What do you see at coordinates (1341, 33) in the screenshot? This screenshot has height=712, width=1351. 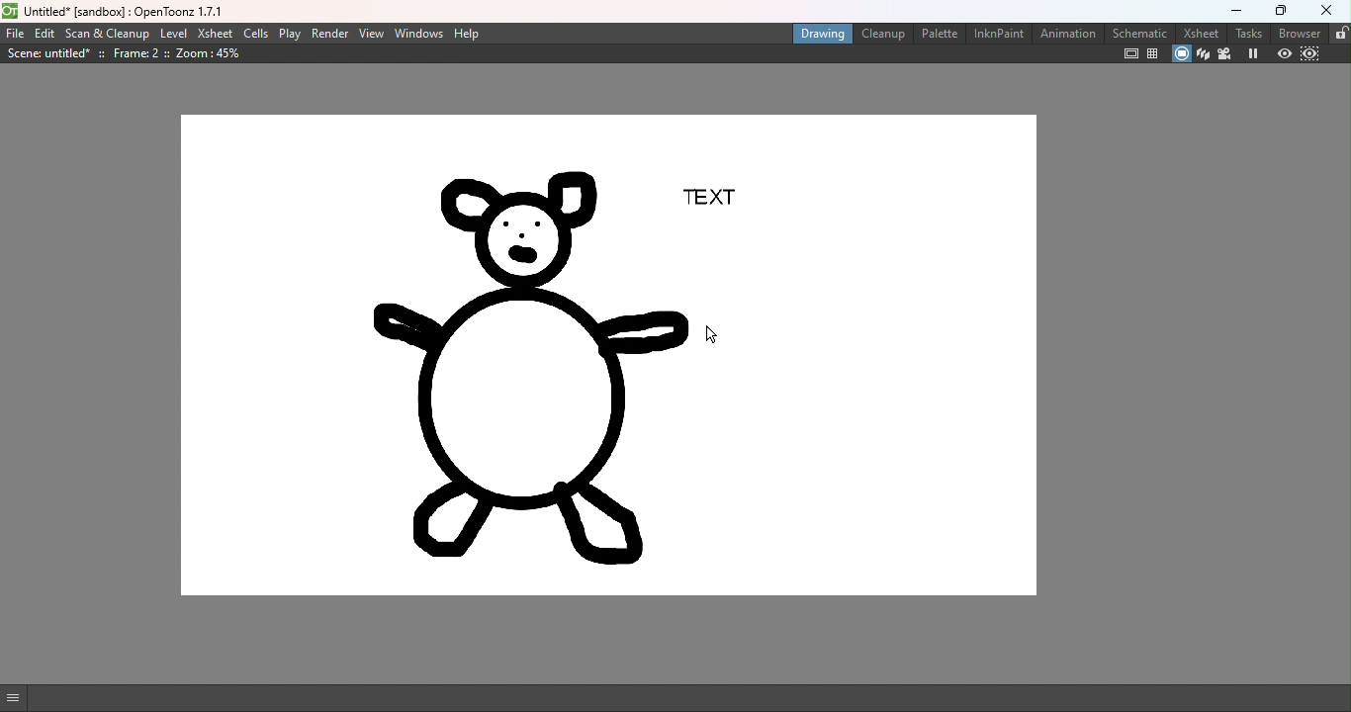 I see `Rooms tab` at bounding box center [1341, 33].